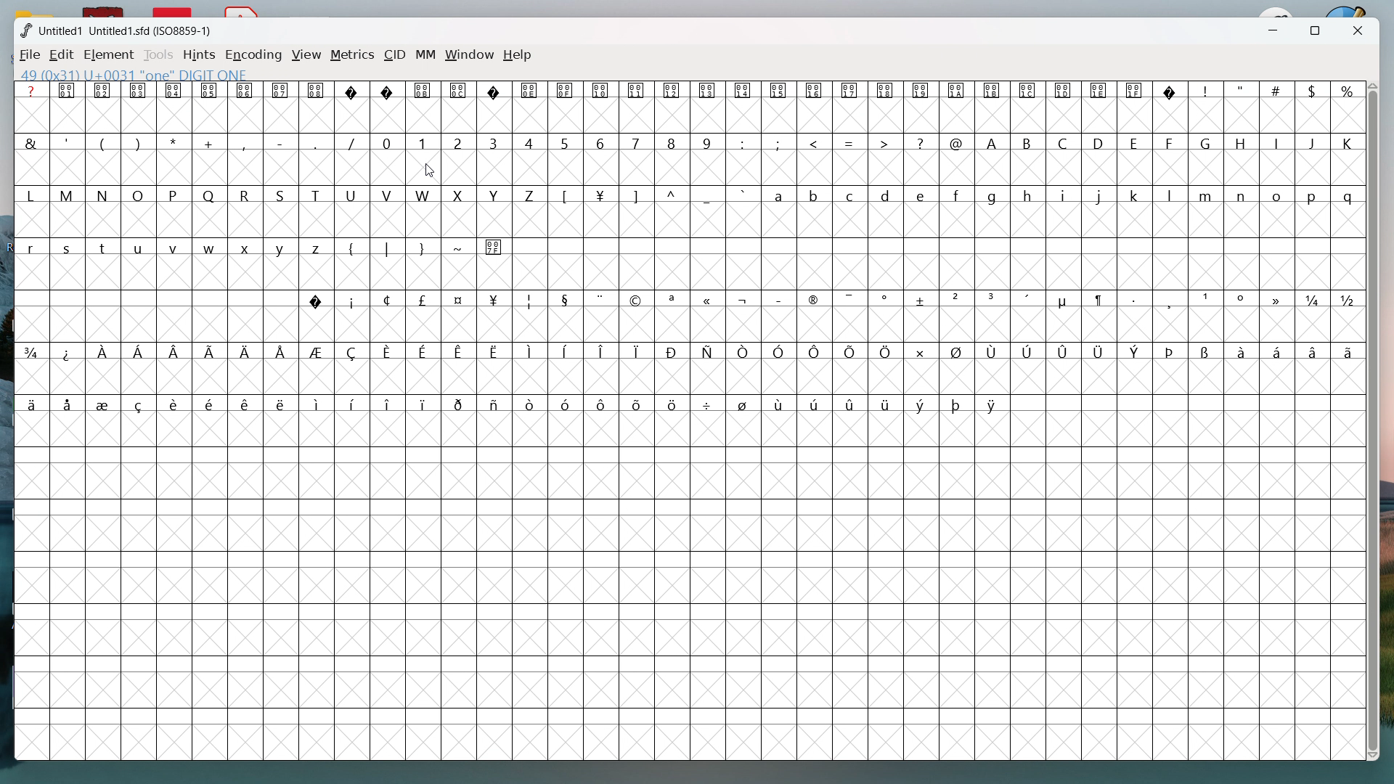 The image size is (1394, 784). I want to click on symbol, so click(889, 404).